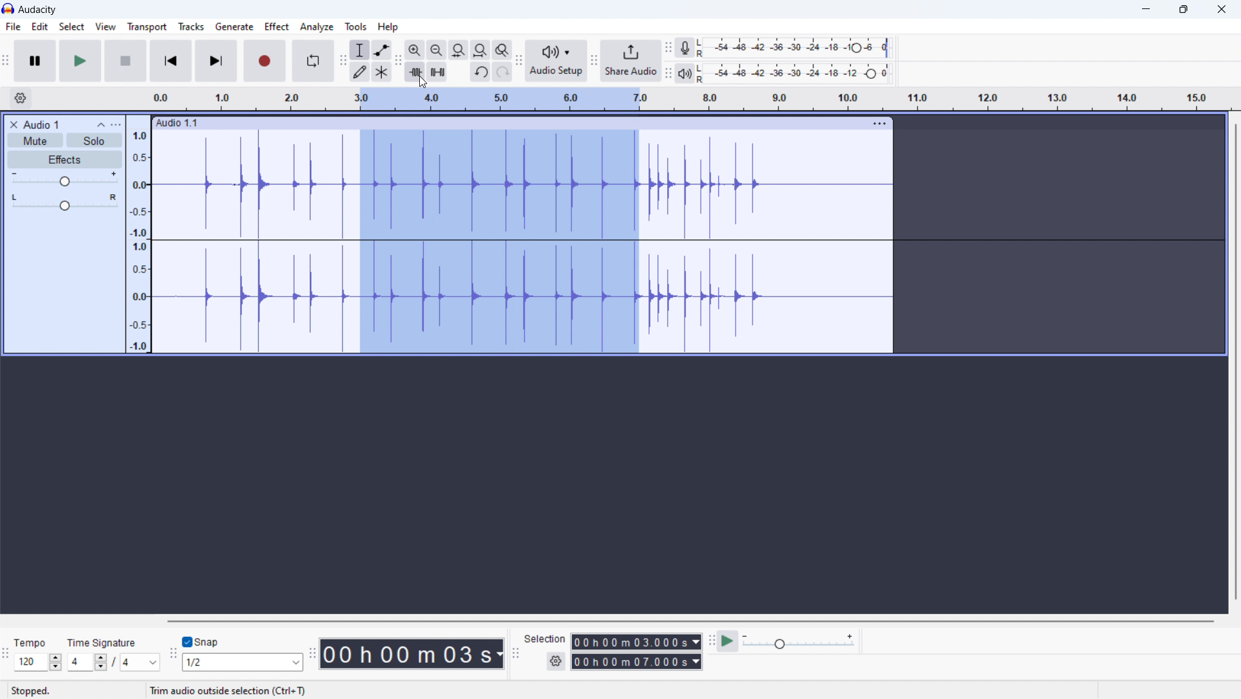  What do you see at coordinates (105, 27) in the screenshot?
I see `view` at bounding box center [105, 27].